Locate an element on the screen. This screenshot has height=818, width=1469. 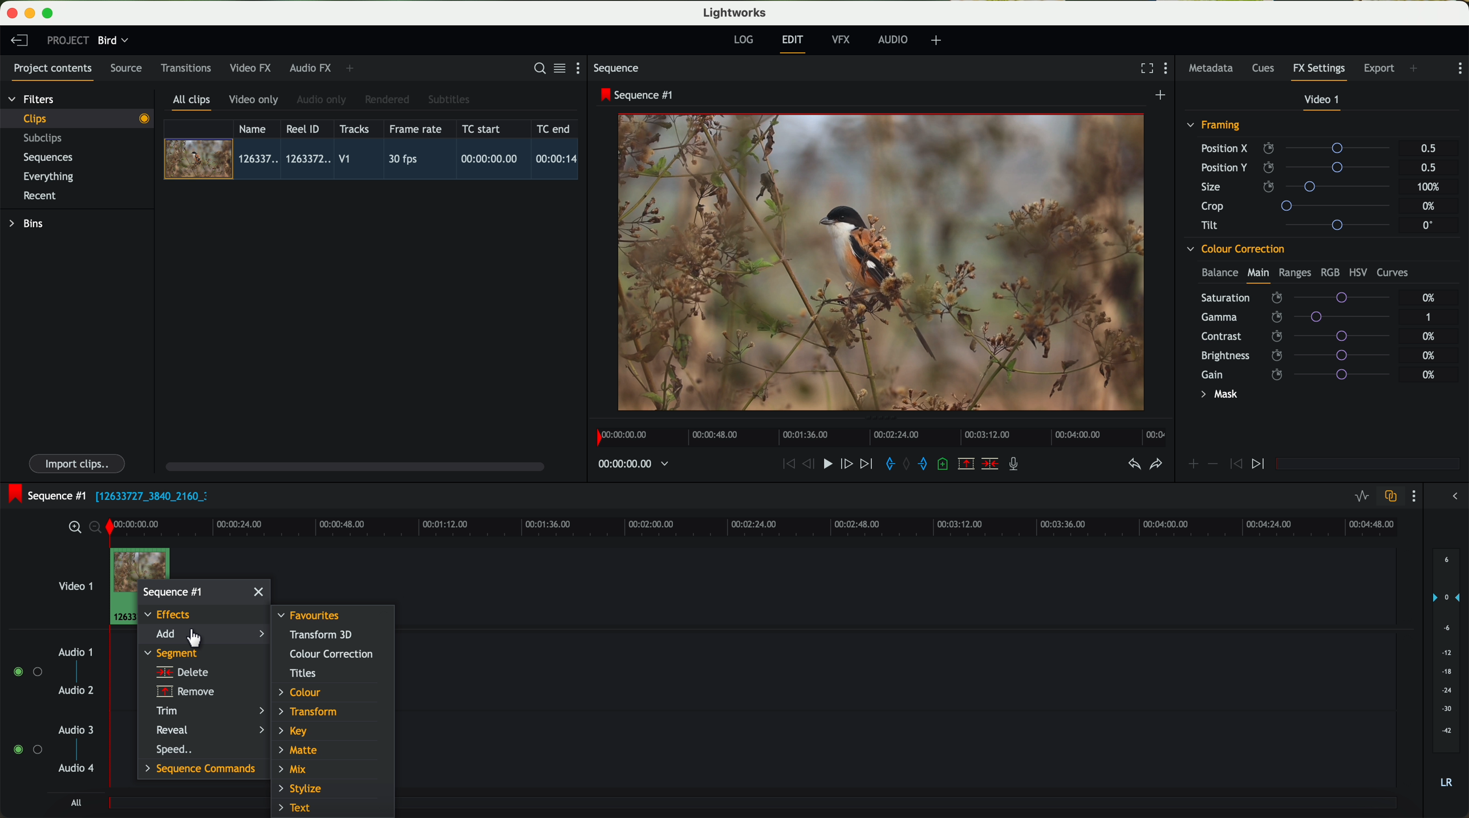
effects is located at coordinates (168, 613).